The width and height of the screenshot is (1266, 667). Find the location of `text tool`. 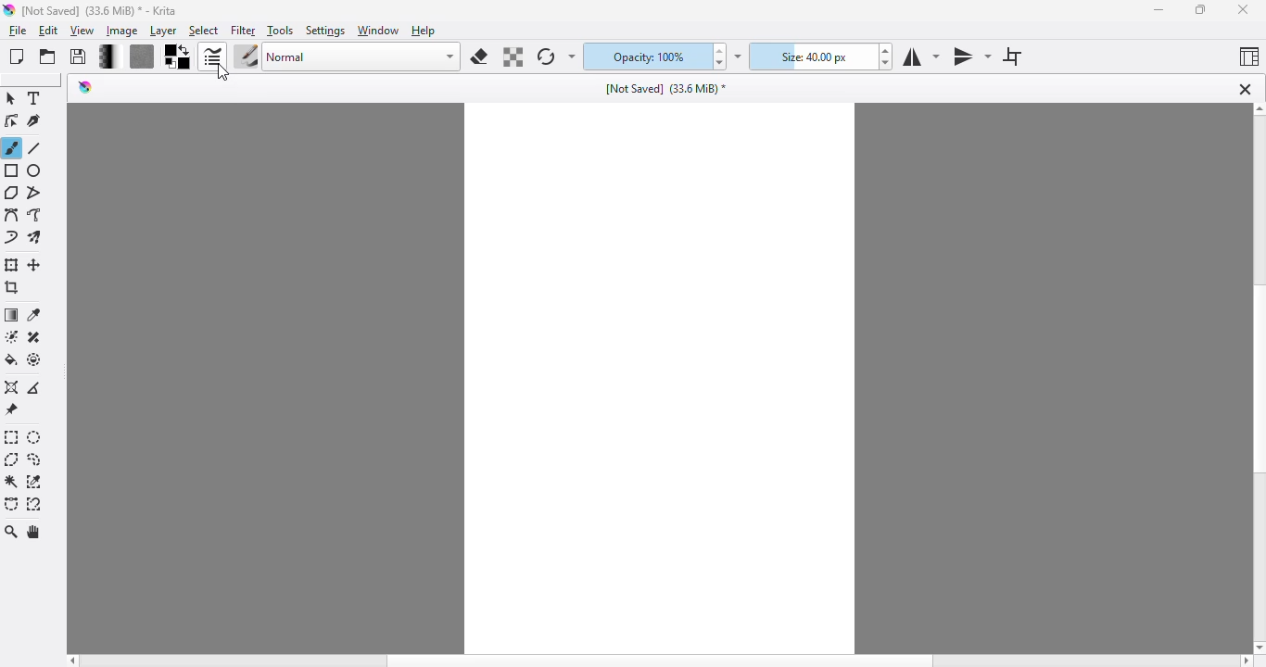

text tool is located at coordinates (36, 98).